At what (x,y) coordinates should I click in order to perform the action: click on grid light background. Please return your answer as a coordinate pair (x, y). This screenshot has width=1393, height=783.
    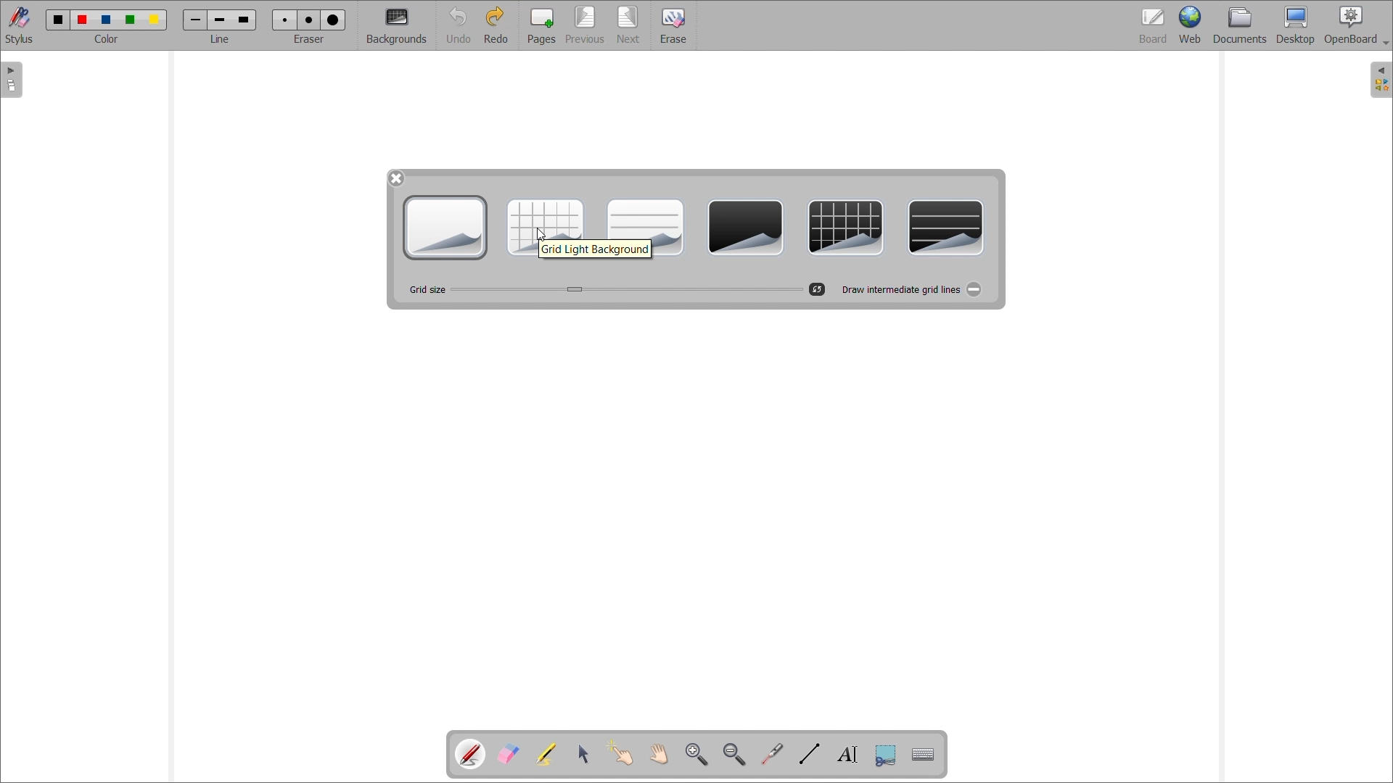
    Looking at the image, I should click on (596, 249).